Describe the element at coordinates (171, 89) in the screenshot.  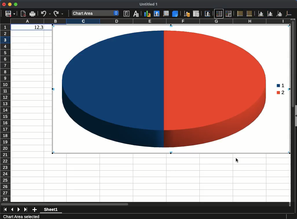
I see `3d pie chart added to the sheet` at that location.